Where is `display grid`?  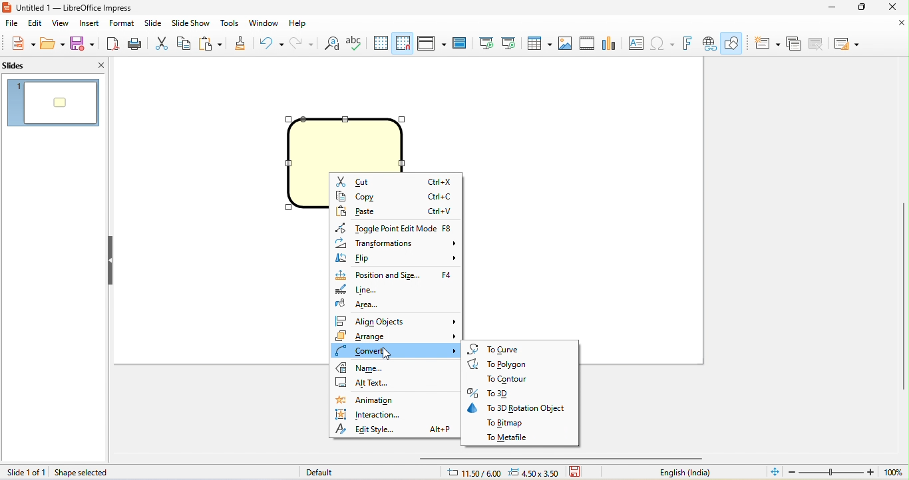 display grid is located at coordinates (381, 42).